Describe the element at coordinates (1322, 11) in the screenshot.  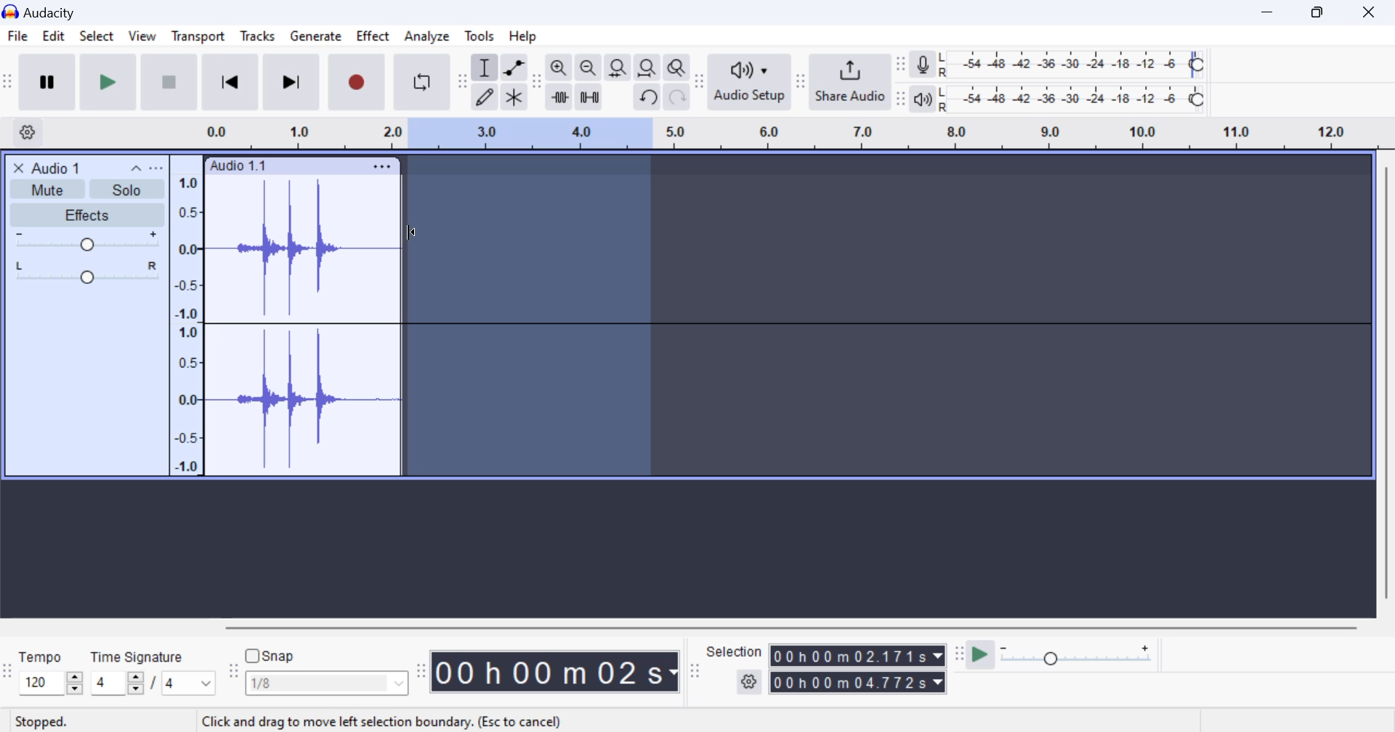
I see `Minimize` at that location.